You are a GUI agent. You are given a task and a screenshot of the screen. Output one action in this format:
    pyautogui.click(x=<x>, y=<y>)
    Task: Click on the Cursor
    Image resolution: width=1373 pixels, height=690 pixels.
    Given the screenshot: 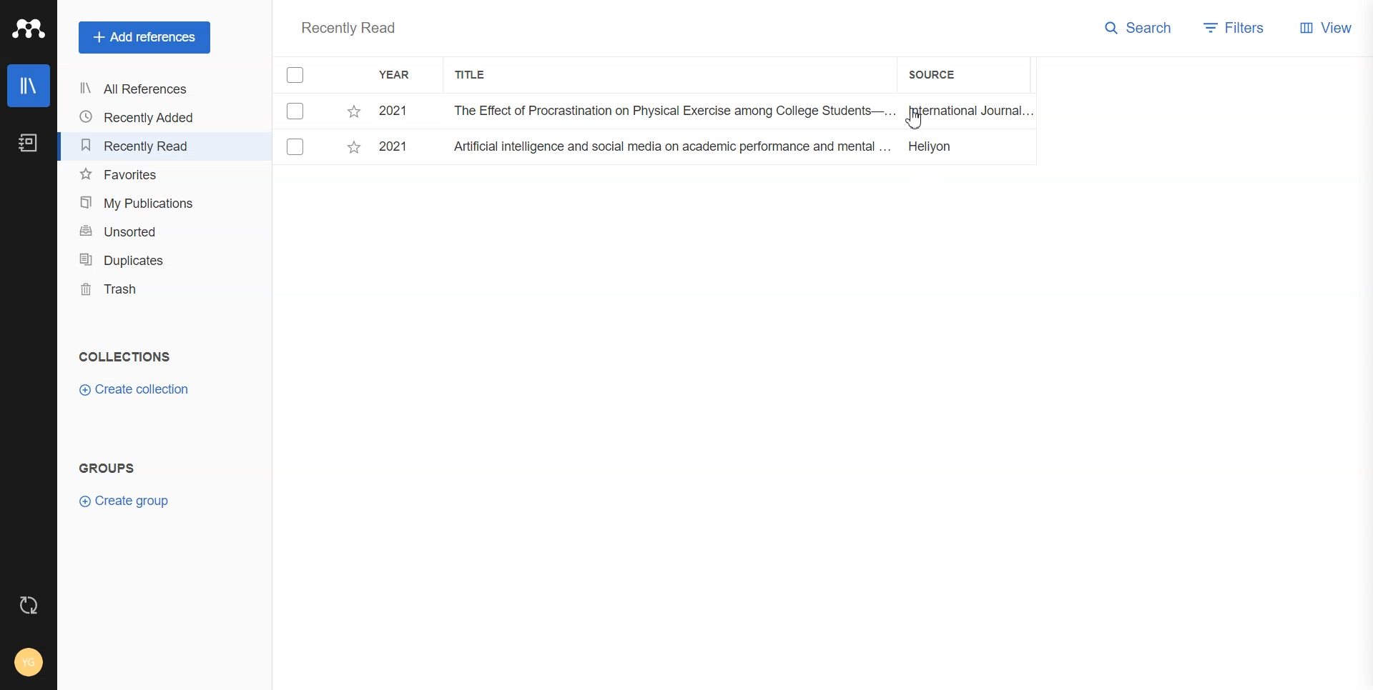 What is the action you would take?
    pyautogui.click(x=912, y=123)
    